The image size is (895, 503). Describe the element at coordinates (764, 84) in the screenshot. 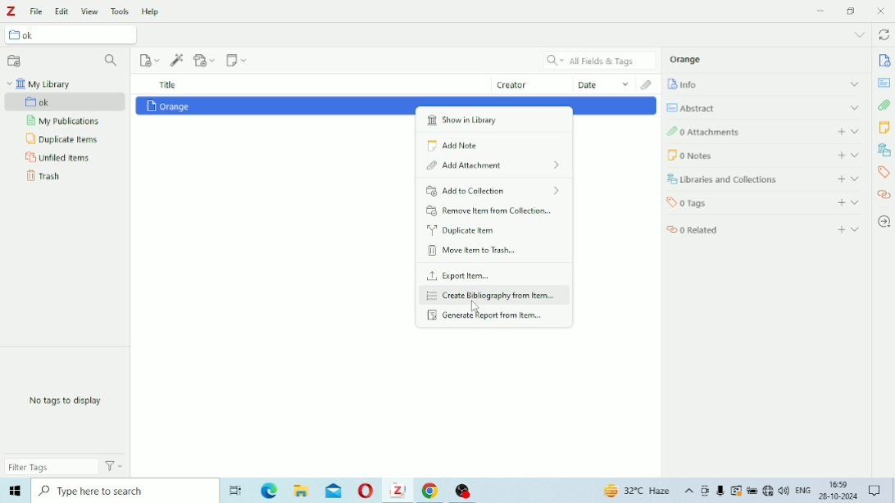

I see `Info` at that location.